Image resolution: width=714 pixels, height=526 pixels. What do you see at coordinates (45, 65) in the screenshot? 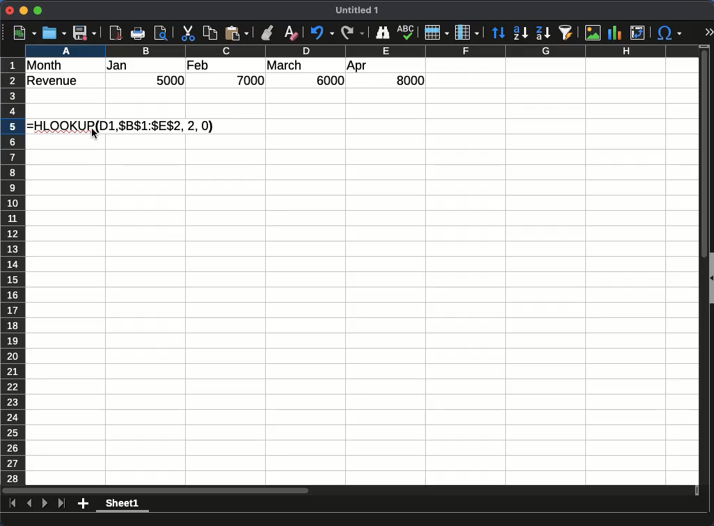
I see `month` at bounding box center [45, 65].